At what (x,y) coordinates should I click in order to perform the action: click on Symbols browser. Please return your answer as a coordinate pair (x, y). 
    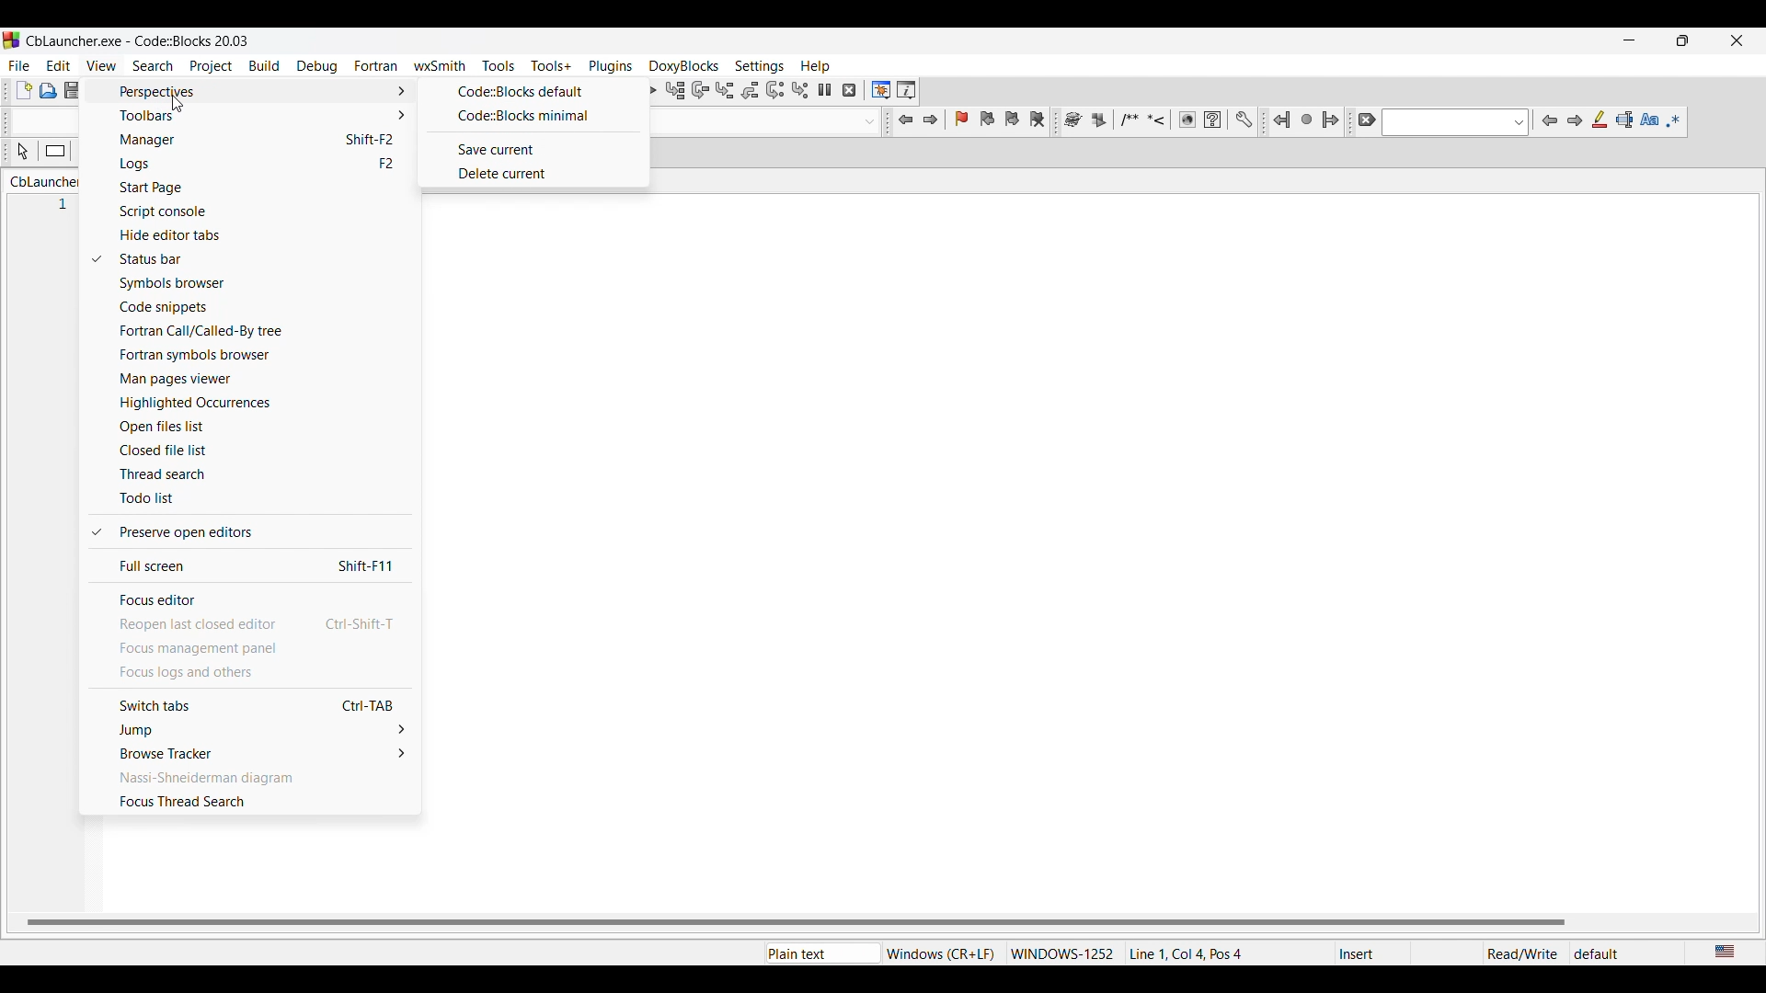
    Looking at the image, I should click on (264, 284).